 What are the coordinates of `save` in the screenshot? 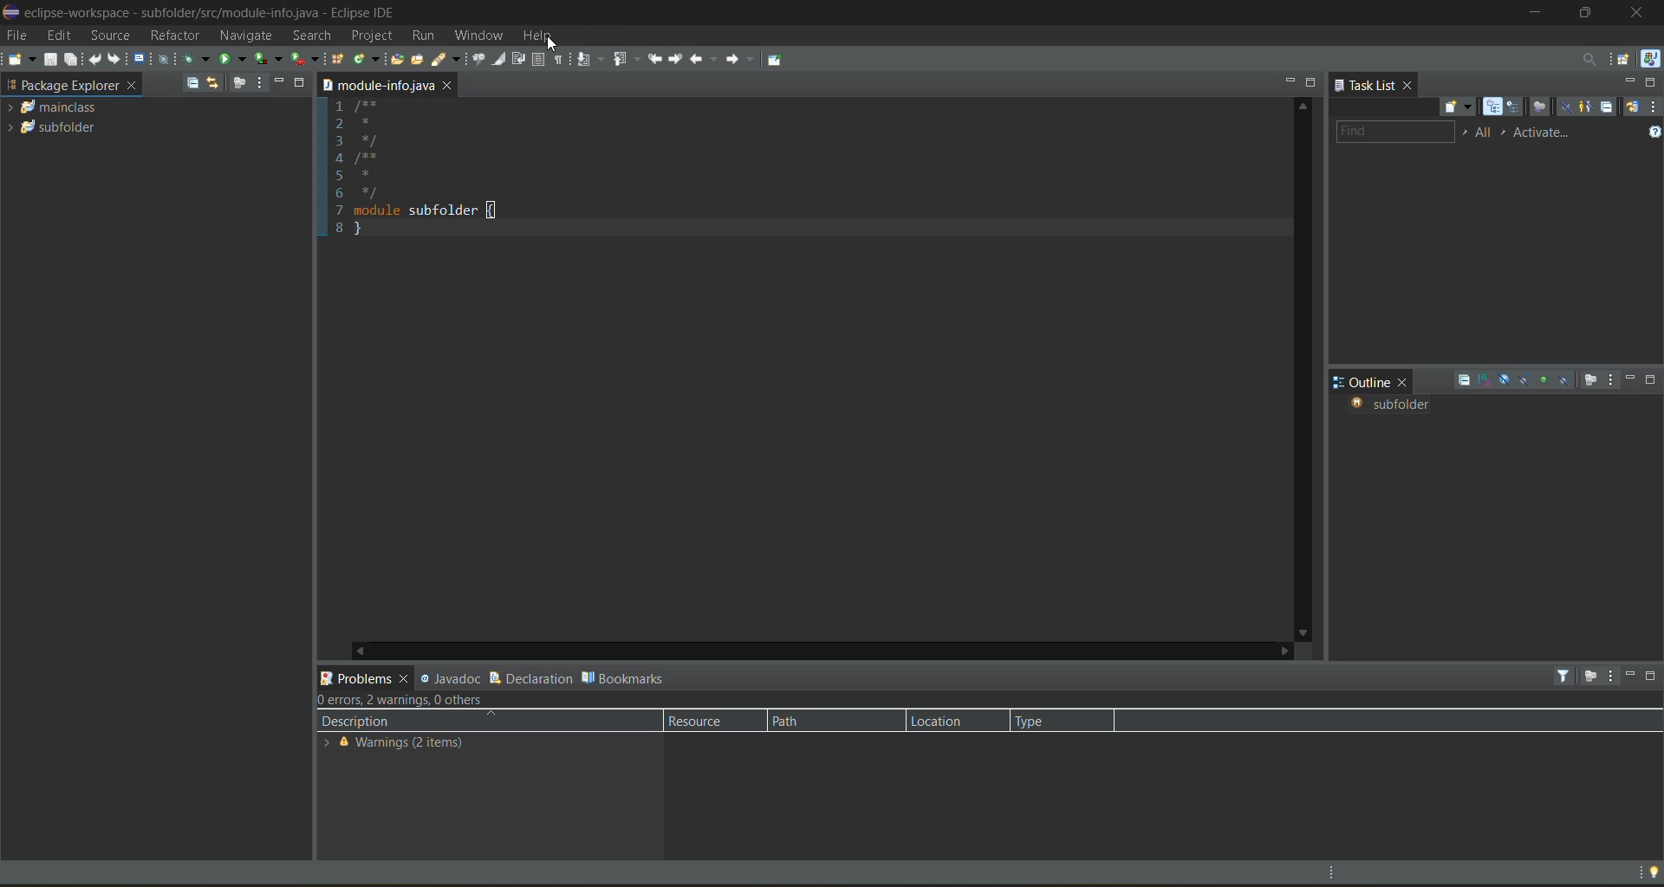 It's located at (52, 59).